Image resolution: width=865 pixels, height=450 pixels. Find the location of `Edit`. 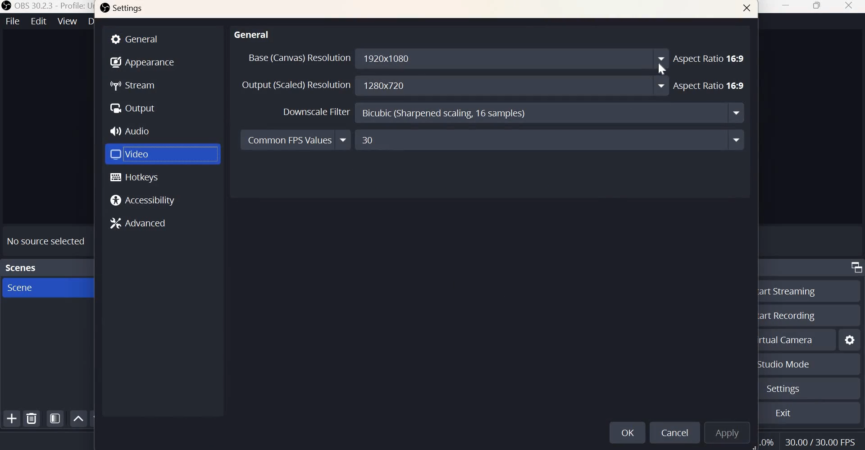

Edit is located at coordinates (37, 21).